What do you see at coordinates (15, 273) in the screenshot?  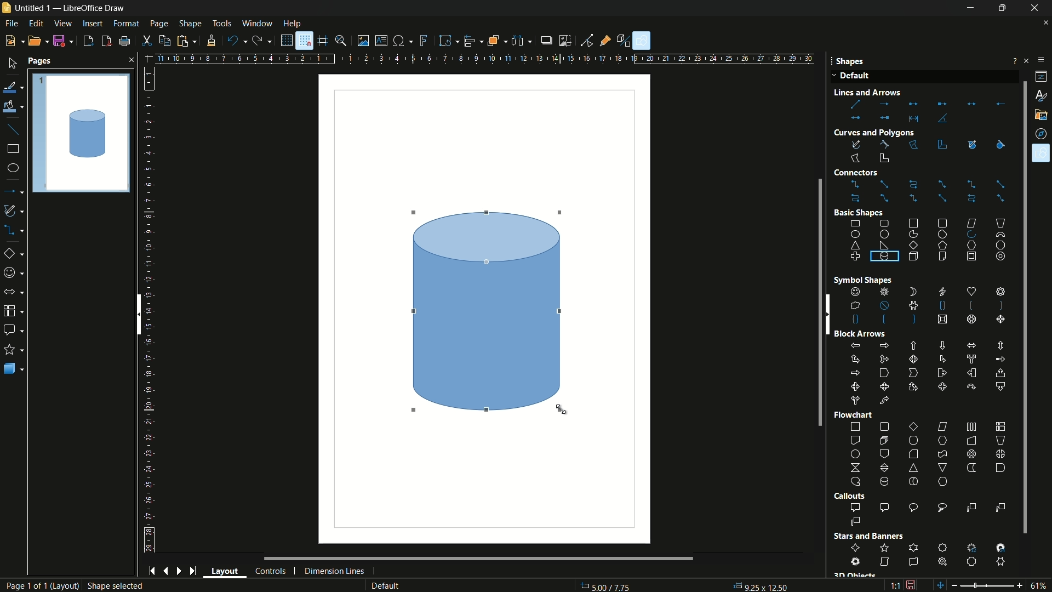 I see `symbol shapes` at bounding box center [15, 273].